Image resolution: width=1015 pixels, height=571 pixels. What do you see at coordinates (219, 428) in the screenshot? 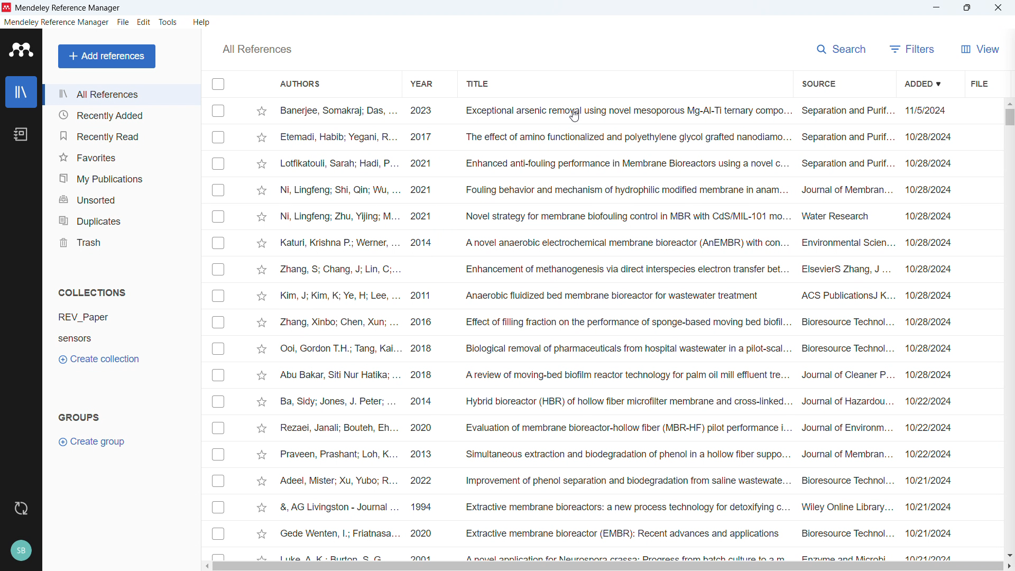
I see `` at bounding box center [219, 428].